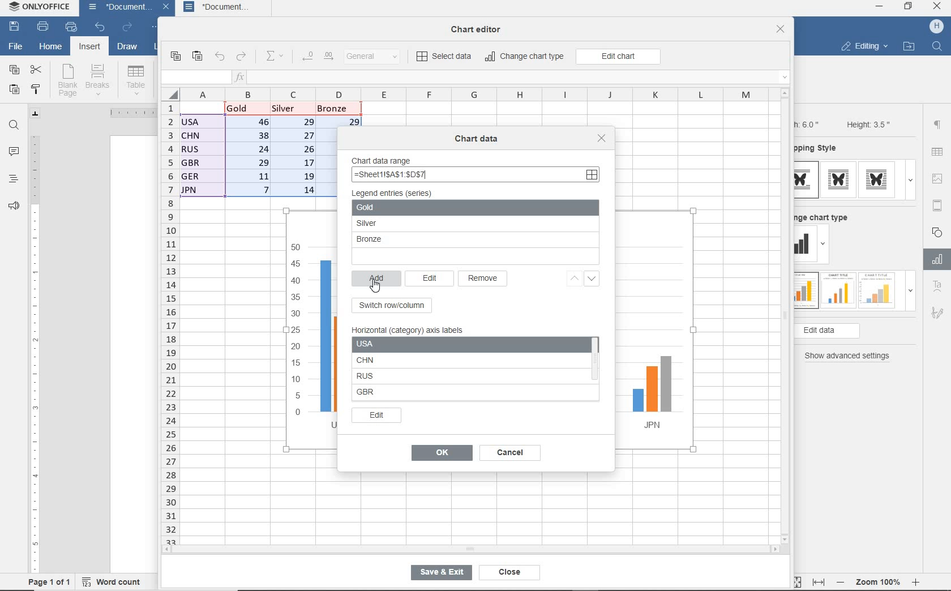 This screenshot has height=591, width=951. I want to click on =Sheet11SA$1:$DS7, so click(478, 174).